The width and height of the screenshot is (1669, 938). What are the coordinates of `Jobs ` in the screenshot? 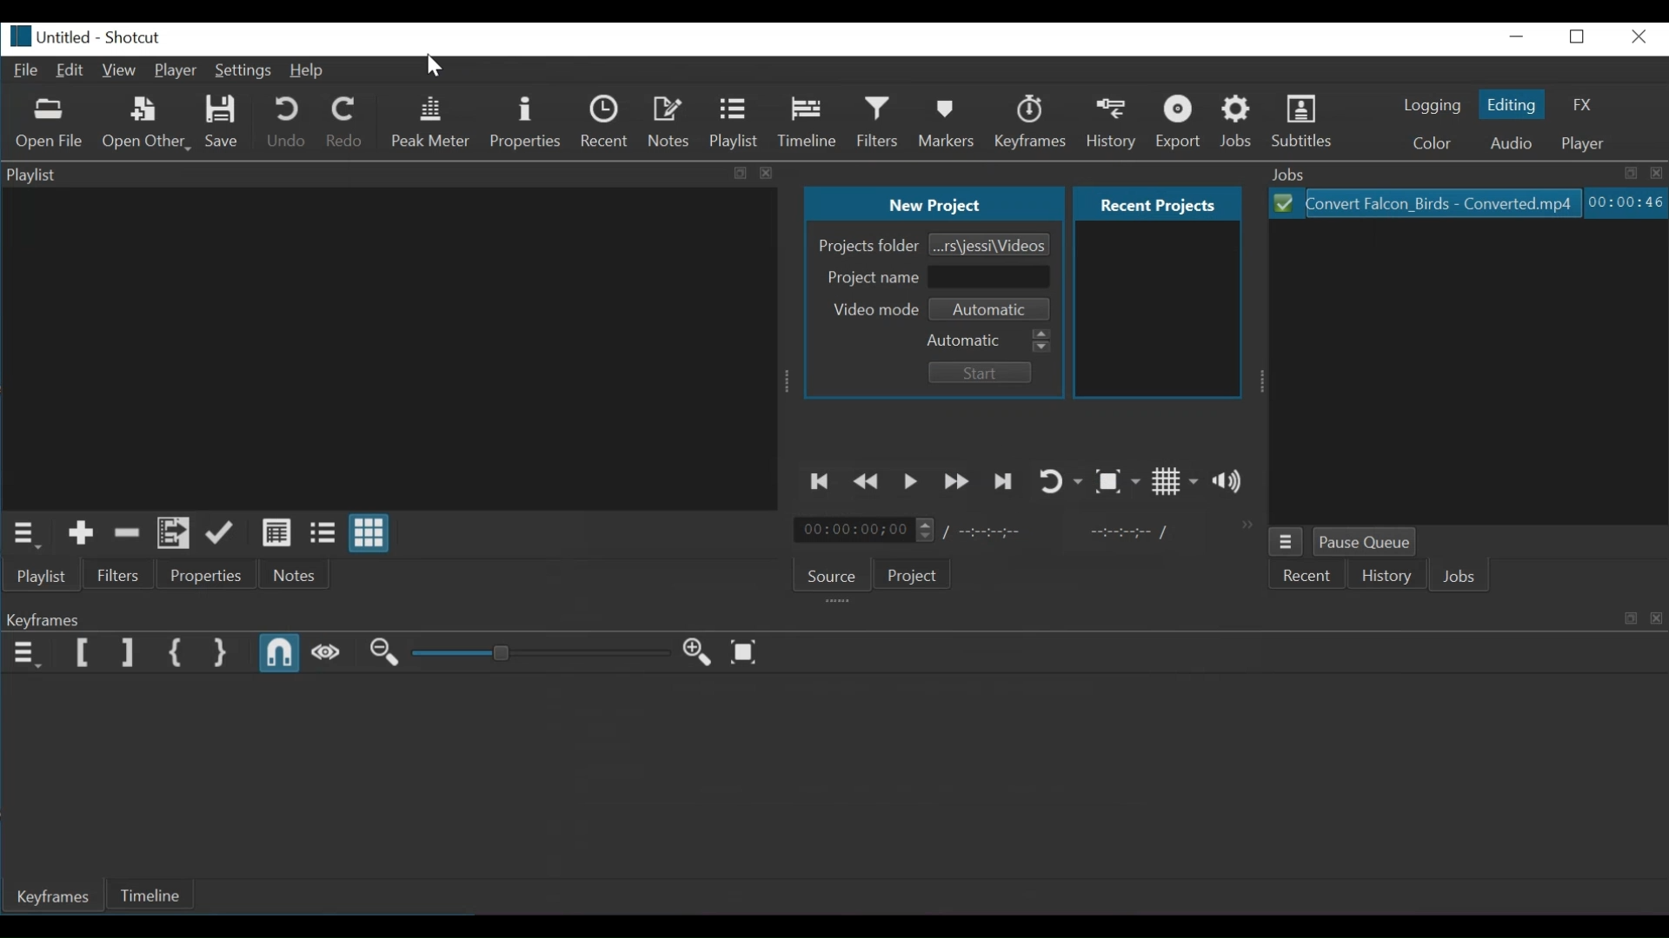 It's located at (1463, 173).